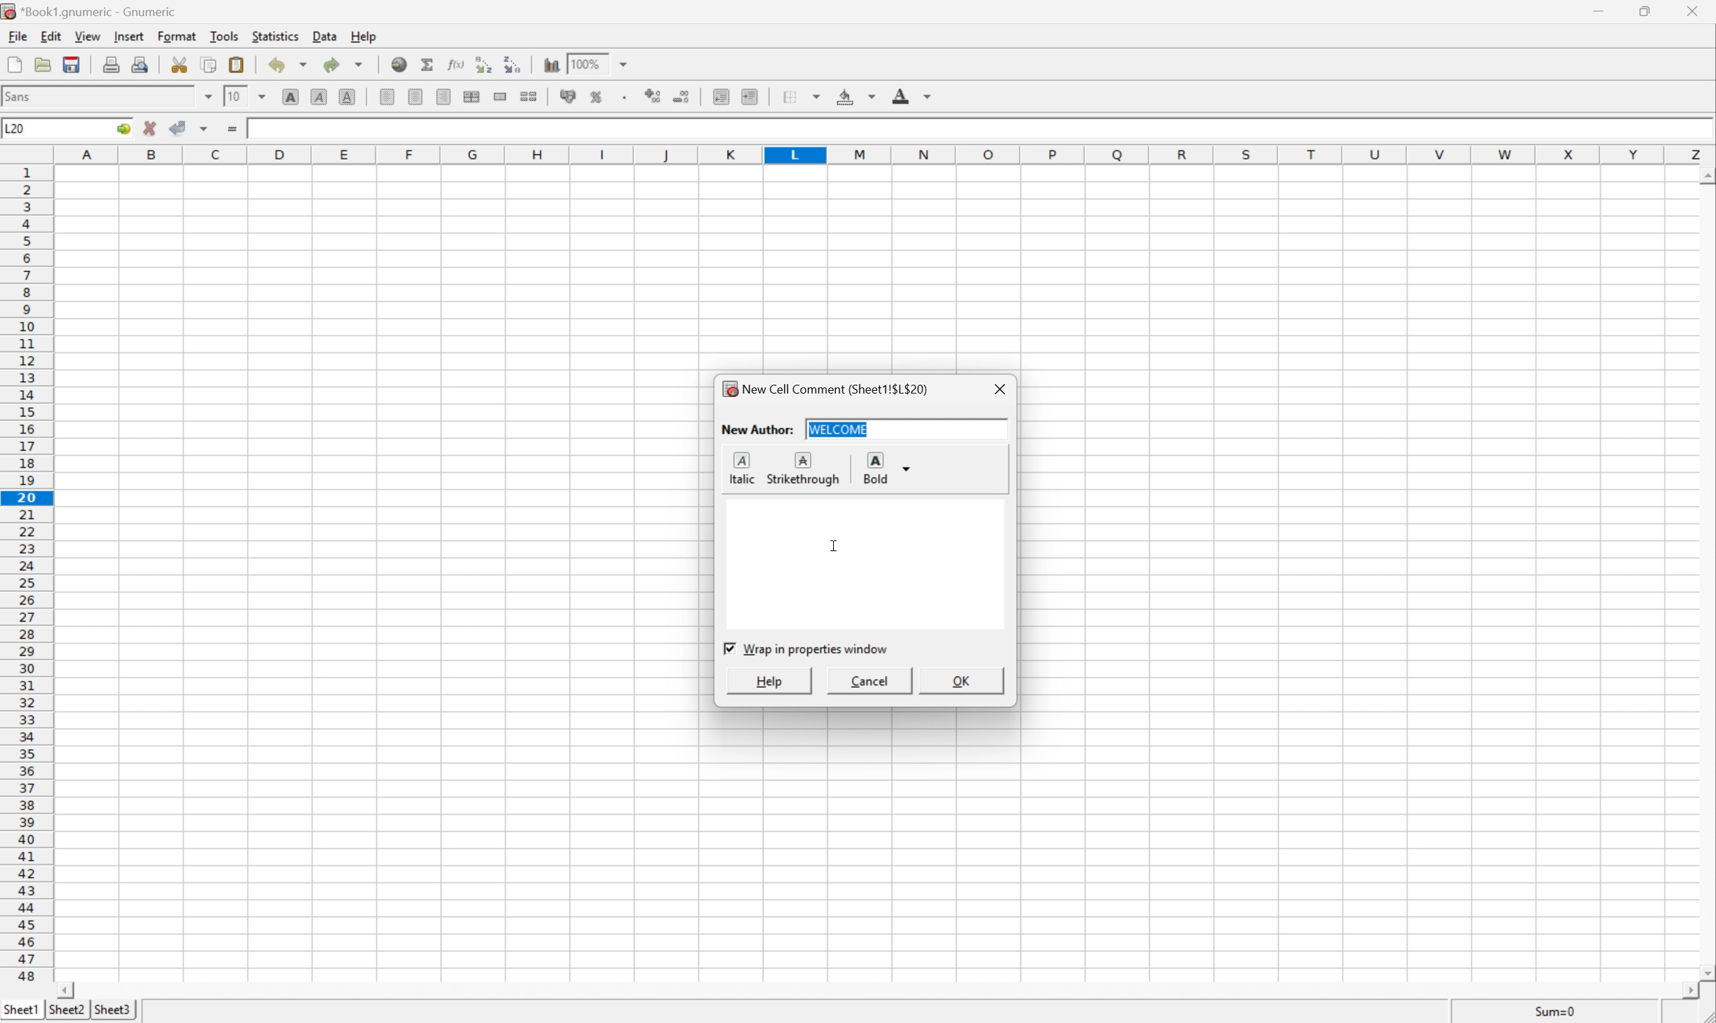 Image resolution: width=1716 pixels, height=1023 pixels. Describe the element at coordinates (386, 98) in the screenshot. I see `Align Left` at that location.